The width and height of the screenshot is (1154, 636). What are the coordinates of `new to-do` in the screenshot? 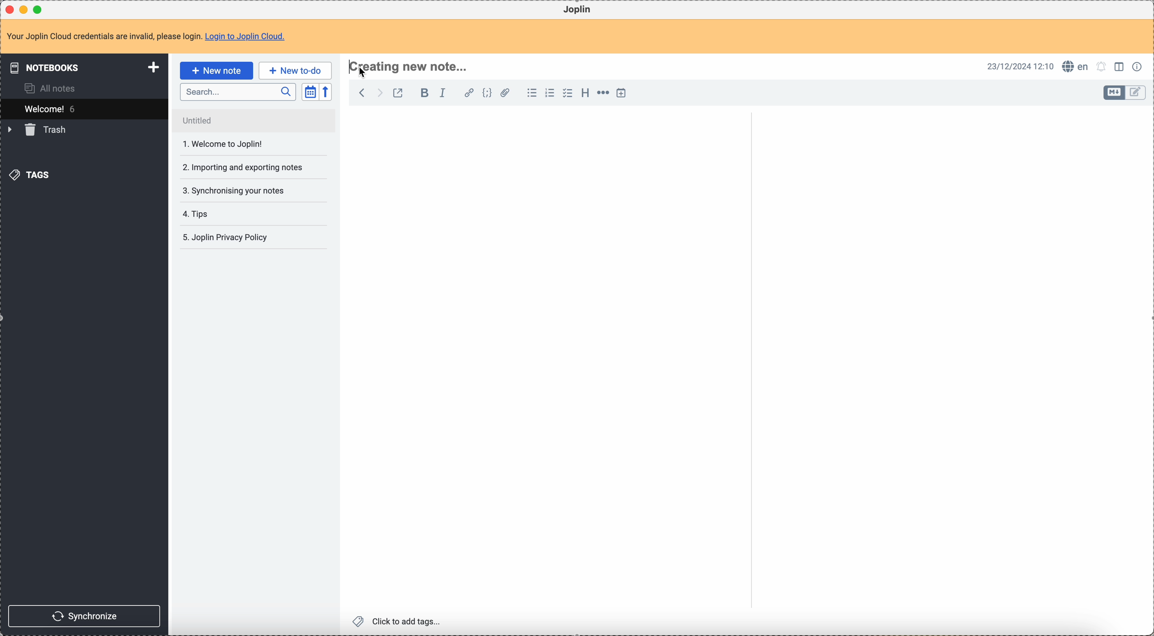 It's located at (296, 70).